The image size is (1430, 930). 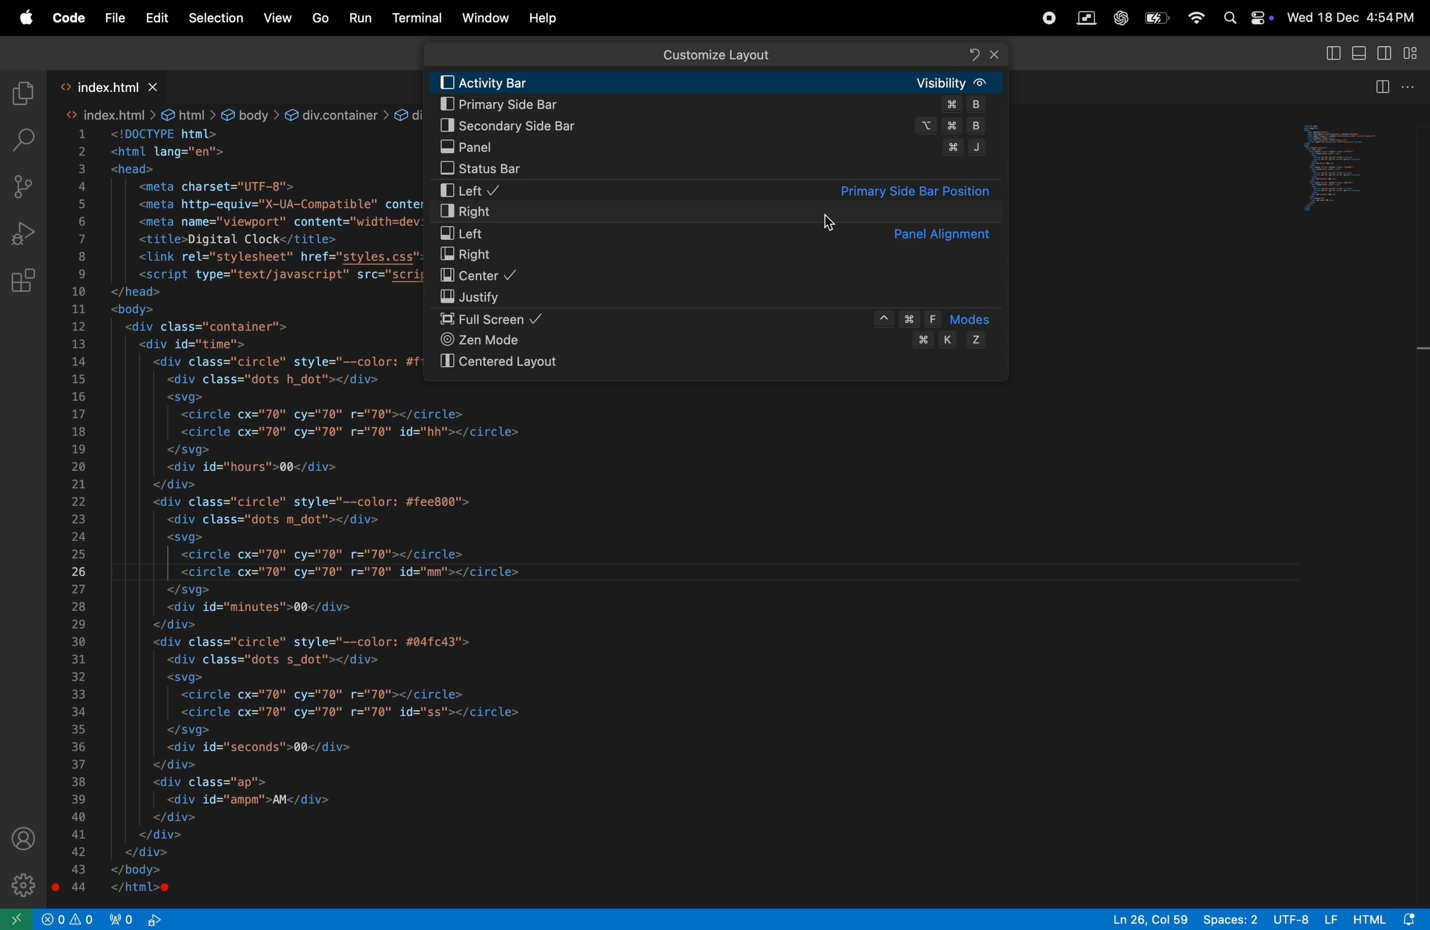 What do you see at coordinates (276, 17) in the screenshot?
I see `View` at bounding box center [276, 17].